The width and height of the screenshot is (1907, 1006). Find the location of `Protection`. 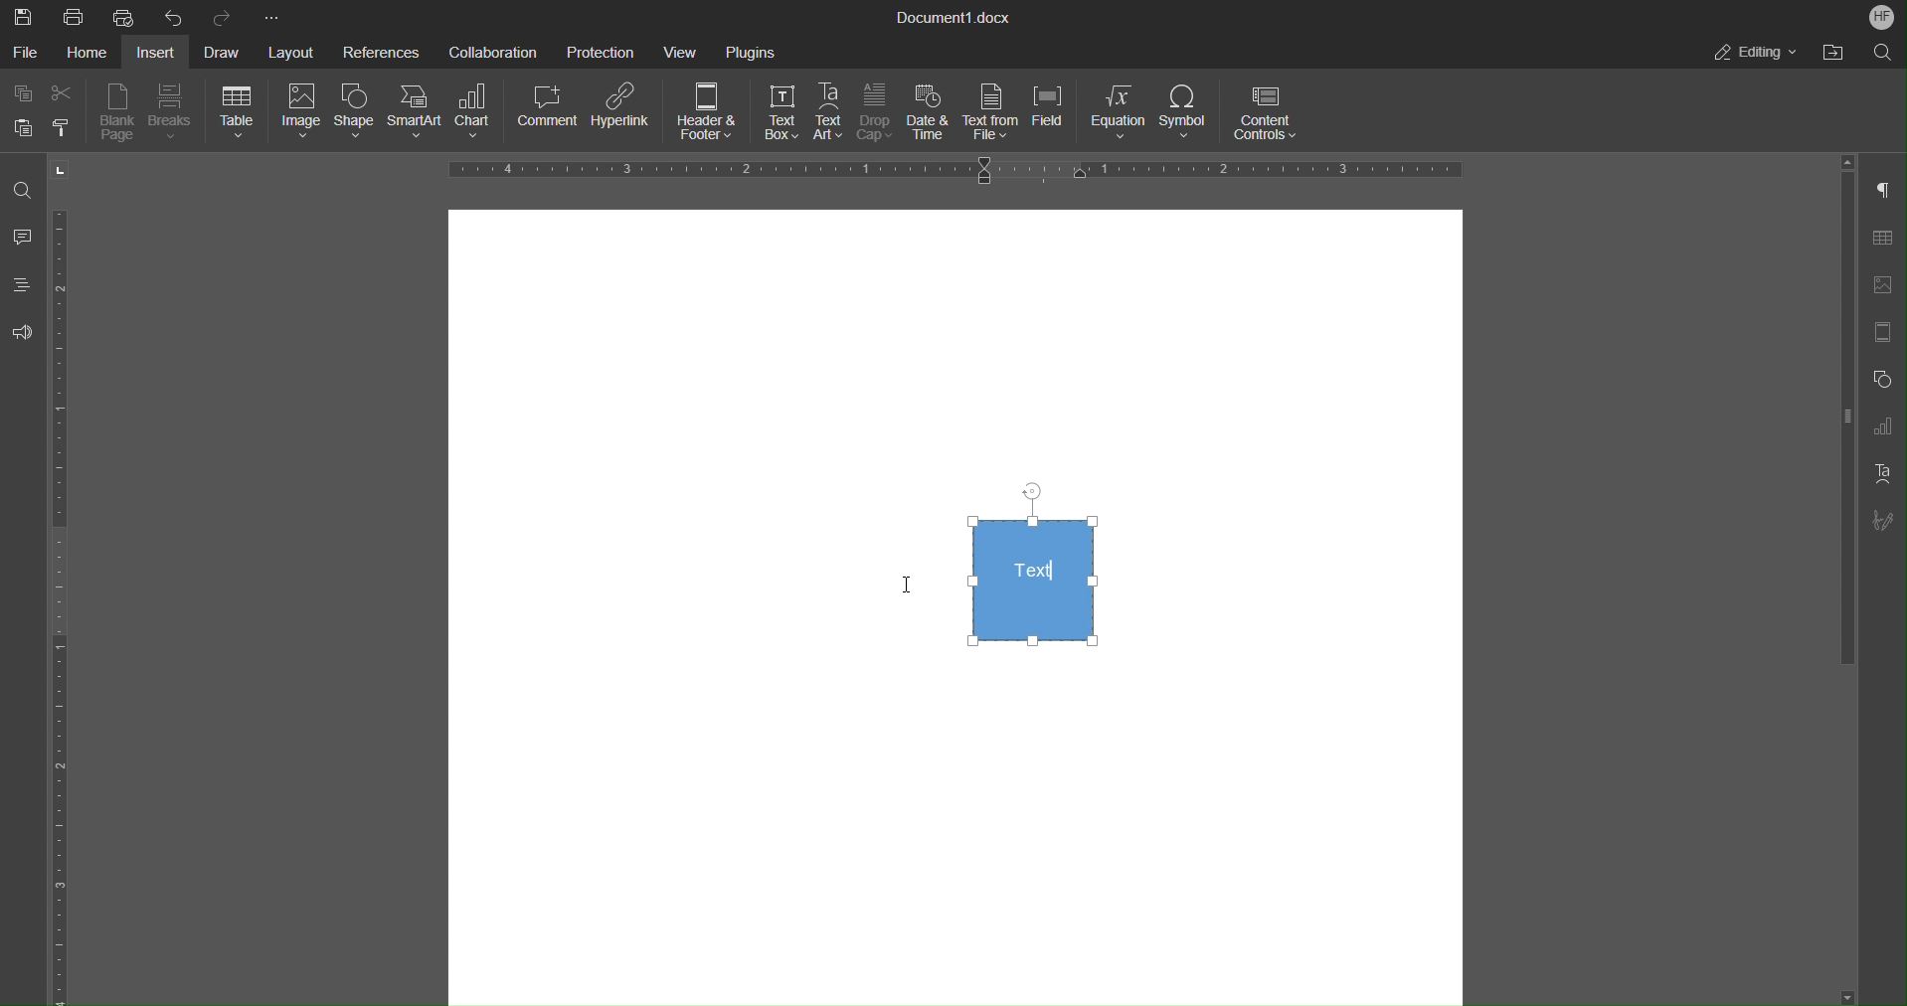

Protection is located at coordinates (603, 51).